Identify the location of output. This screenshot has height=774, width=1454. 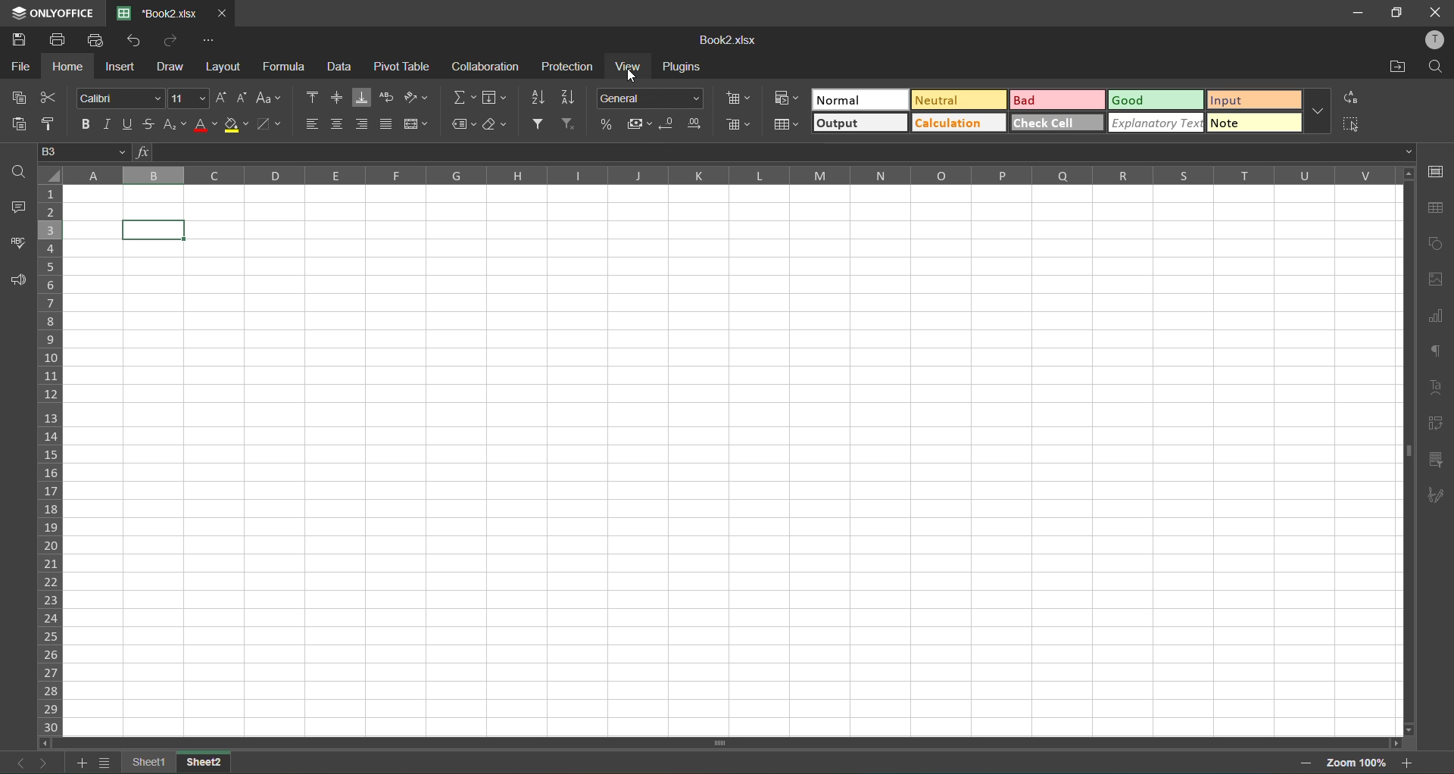
(858, 125).